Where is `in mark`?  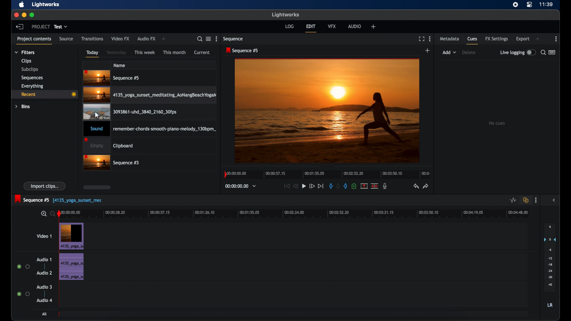
in mark is located at coordinates (330, 186).